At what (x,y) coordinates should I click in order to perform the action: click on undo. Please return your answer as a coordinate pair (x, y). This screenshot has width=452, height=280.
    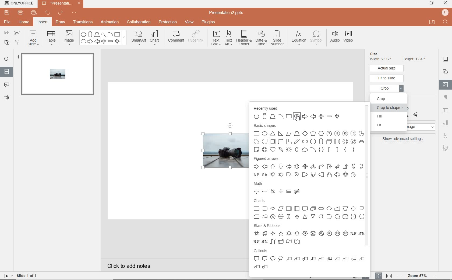
    Looking at the image, I should click on (48, 13).